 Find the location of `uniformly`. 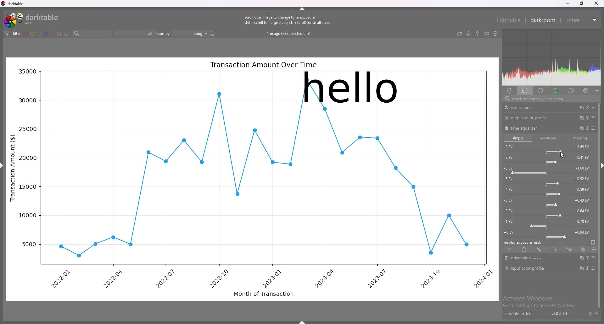

uniformly is located at coordinates (525, 249).